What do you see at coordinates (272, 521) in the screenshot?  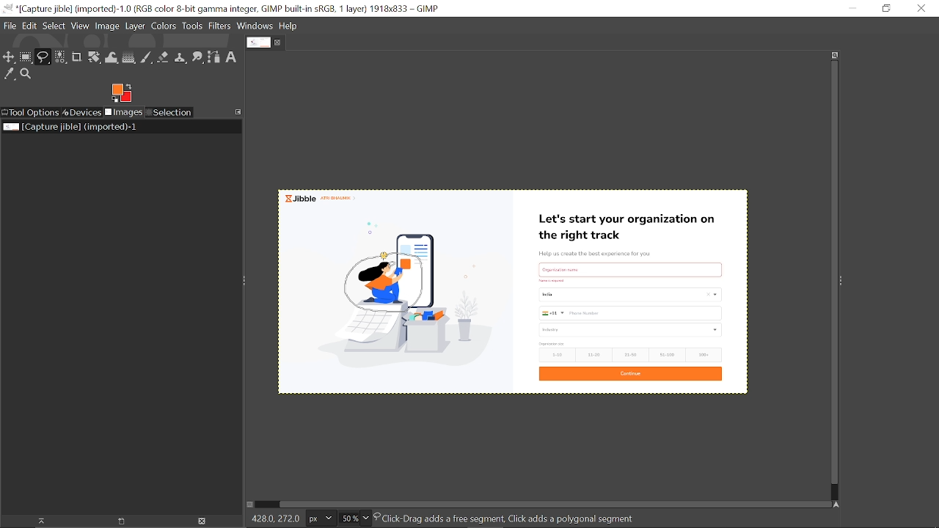 I see `428.0,272.0` at bounding box center [272, 521].